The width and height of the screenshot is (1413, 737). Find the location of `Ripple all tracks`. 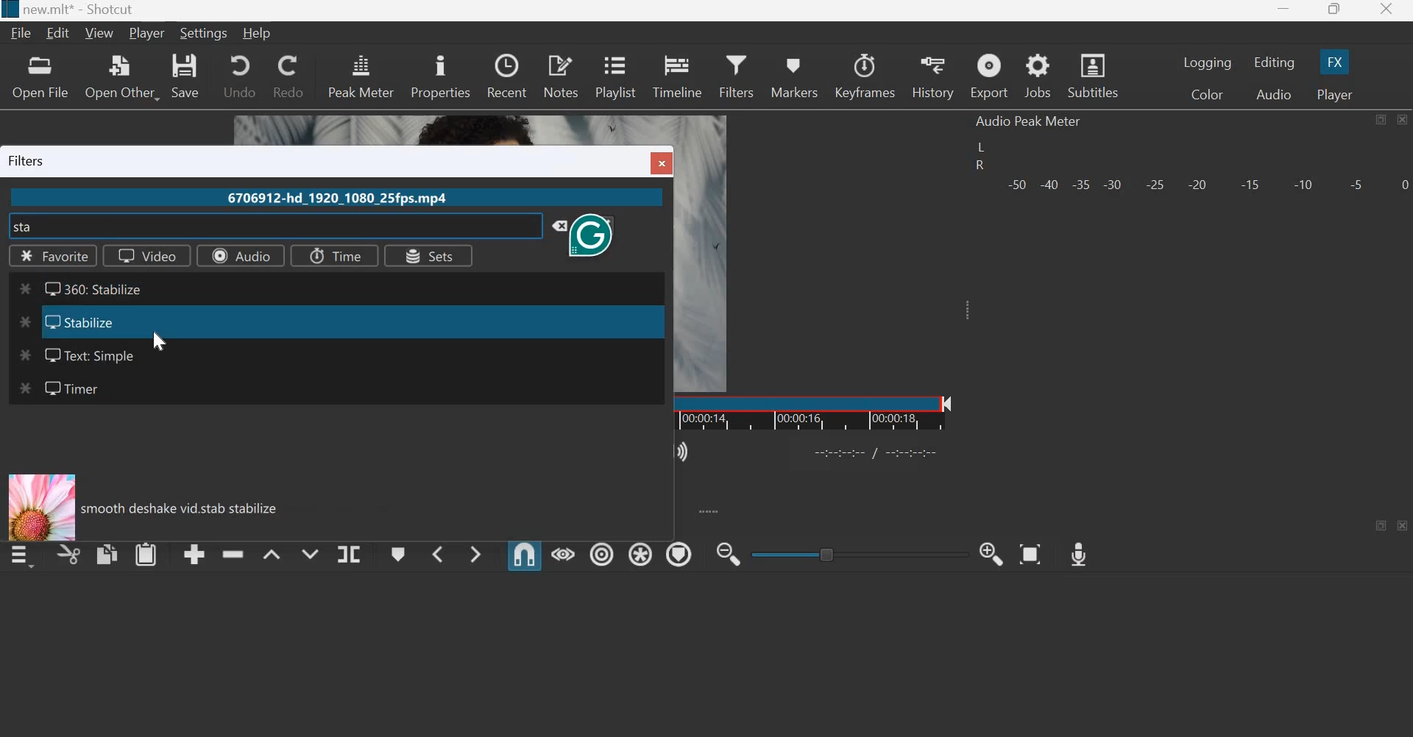

Ripple all tracks is located at coordinates (640, 552).